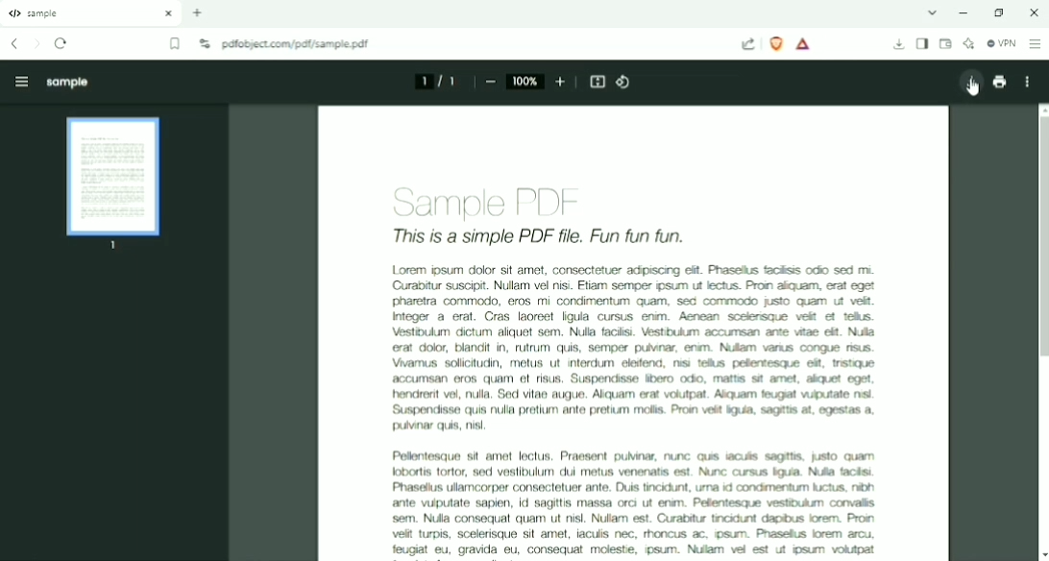 Image resolution: width=1049 pixels, height=561 pixels. I want to click on Rotate Counterclockwise, so click(624, 82).